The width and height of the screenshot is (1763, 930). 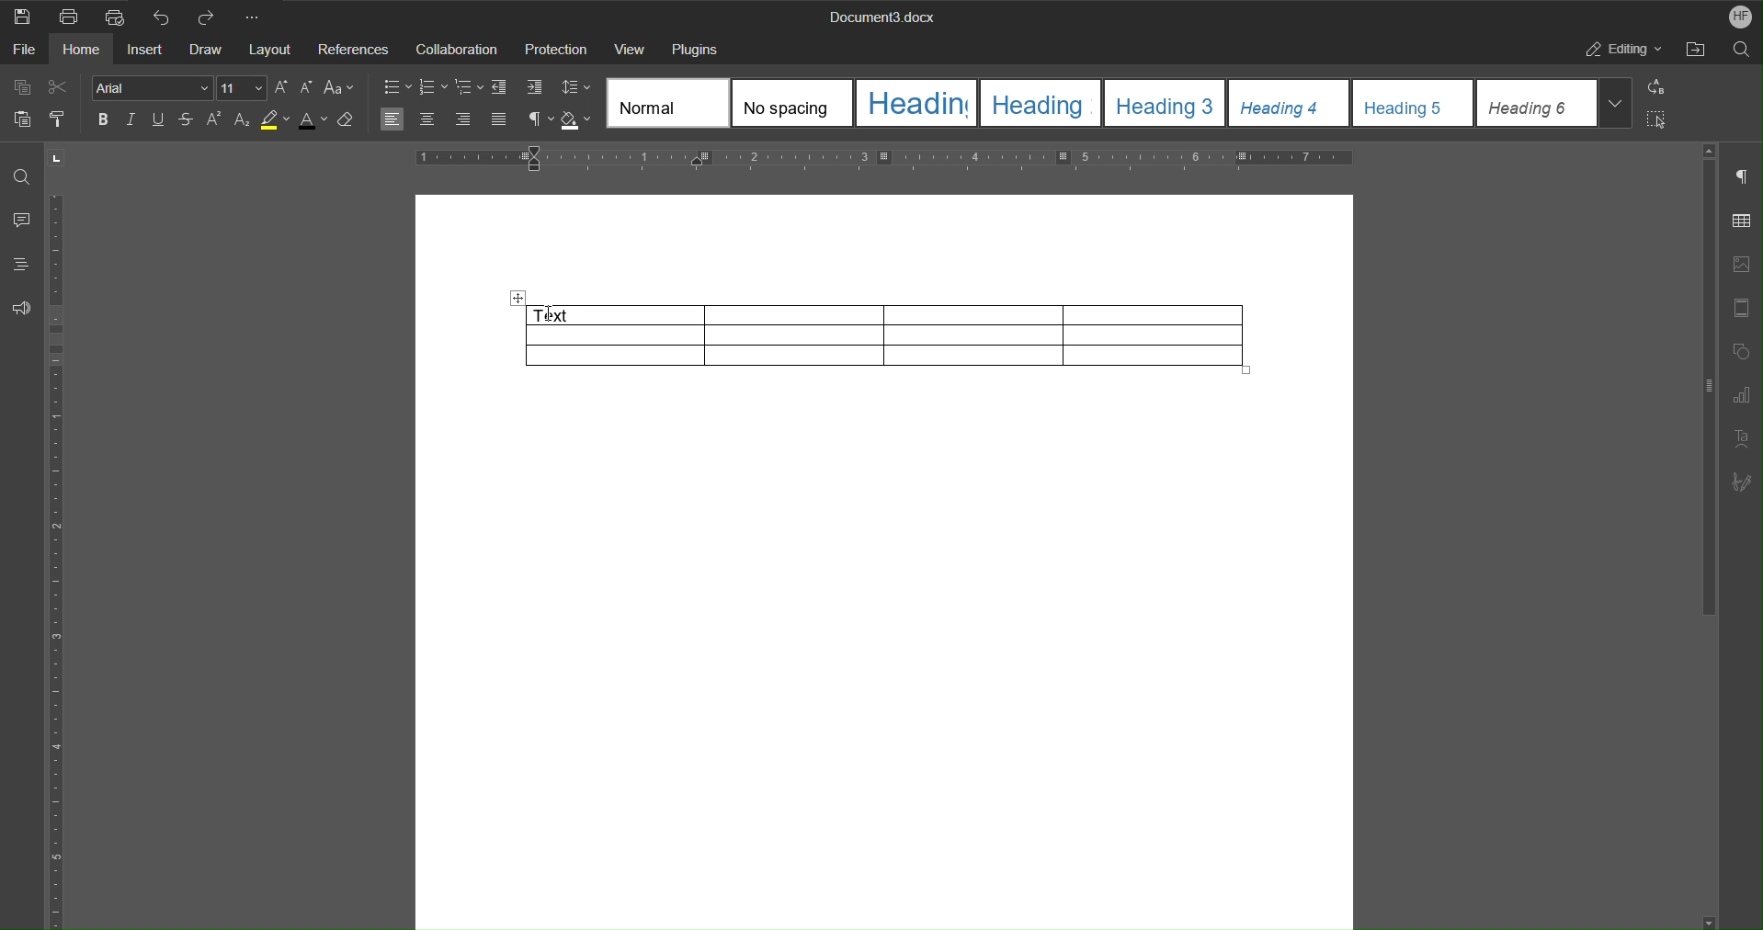 What do you see at coordinates (1736, 16) in the screenshot?
I see `Account` at bounding box center [1736, 16].